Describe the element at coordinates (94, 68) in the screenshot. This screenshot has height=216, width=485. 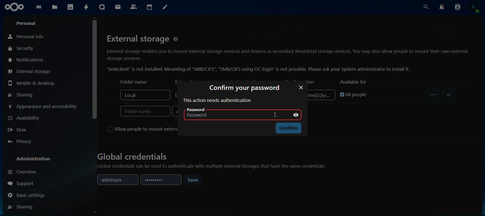
I see `cursor` at that location.